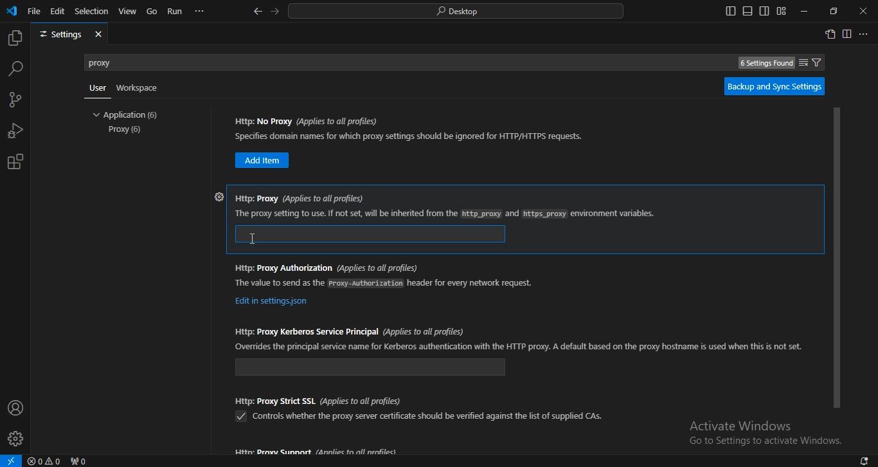 This screenshot has width=878, height=467. Describe the element at coordinates (272, 302) in the screenshot. I see `https: proxy authorization` at that location.